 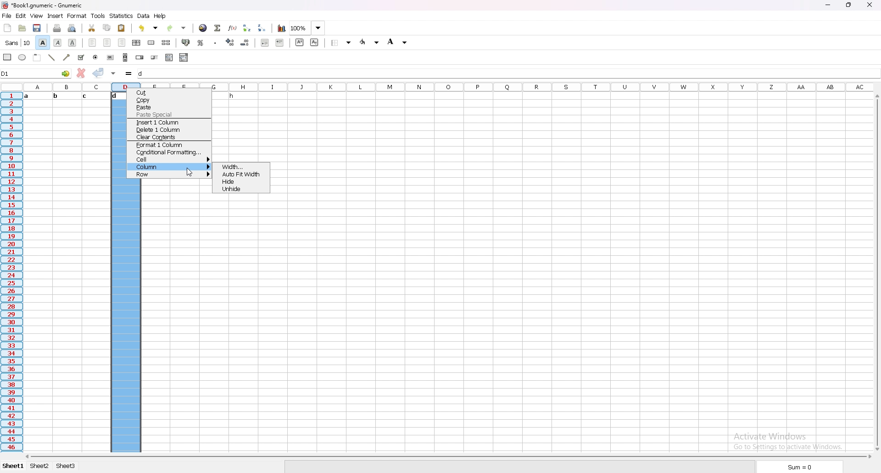 What do you see at coordinates (38, 58) in the screenshot?
I see `frame` at bounding box center [38, 58].